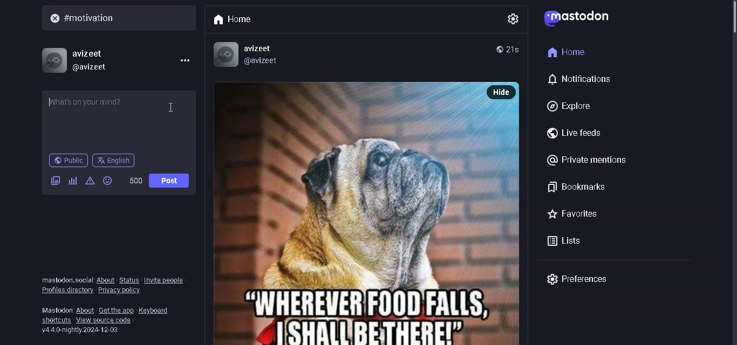 Image resolution: width=737 pixels, height=345 pixels. I want to click on add image, so click(56, 180).